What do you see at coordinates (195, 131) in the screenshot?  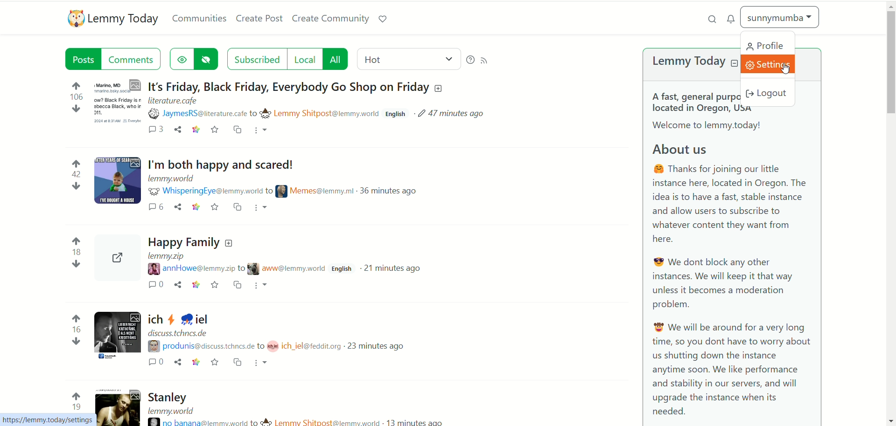 I see `link` at bounding box center [195, 131].